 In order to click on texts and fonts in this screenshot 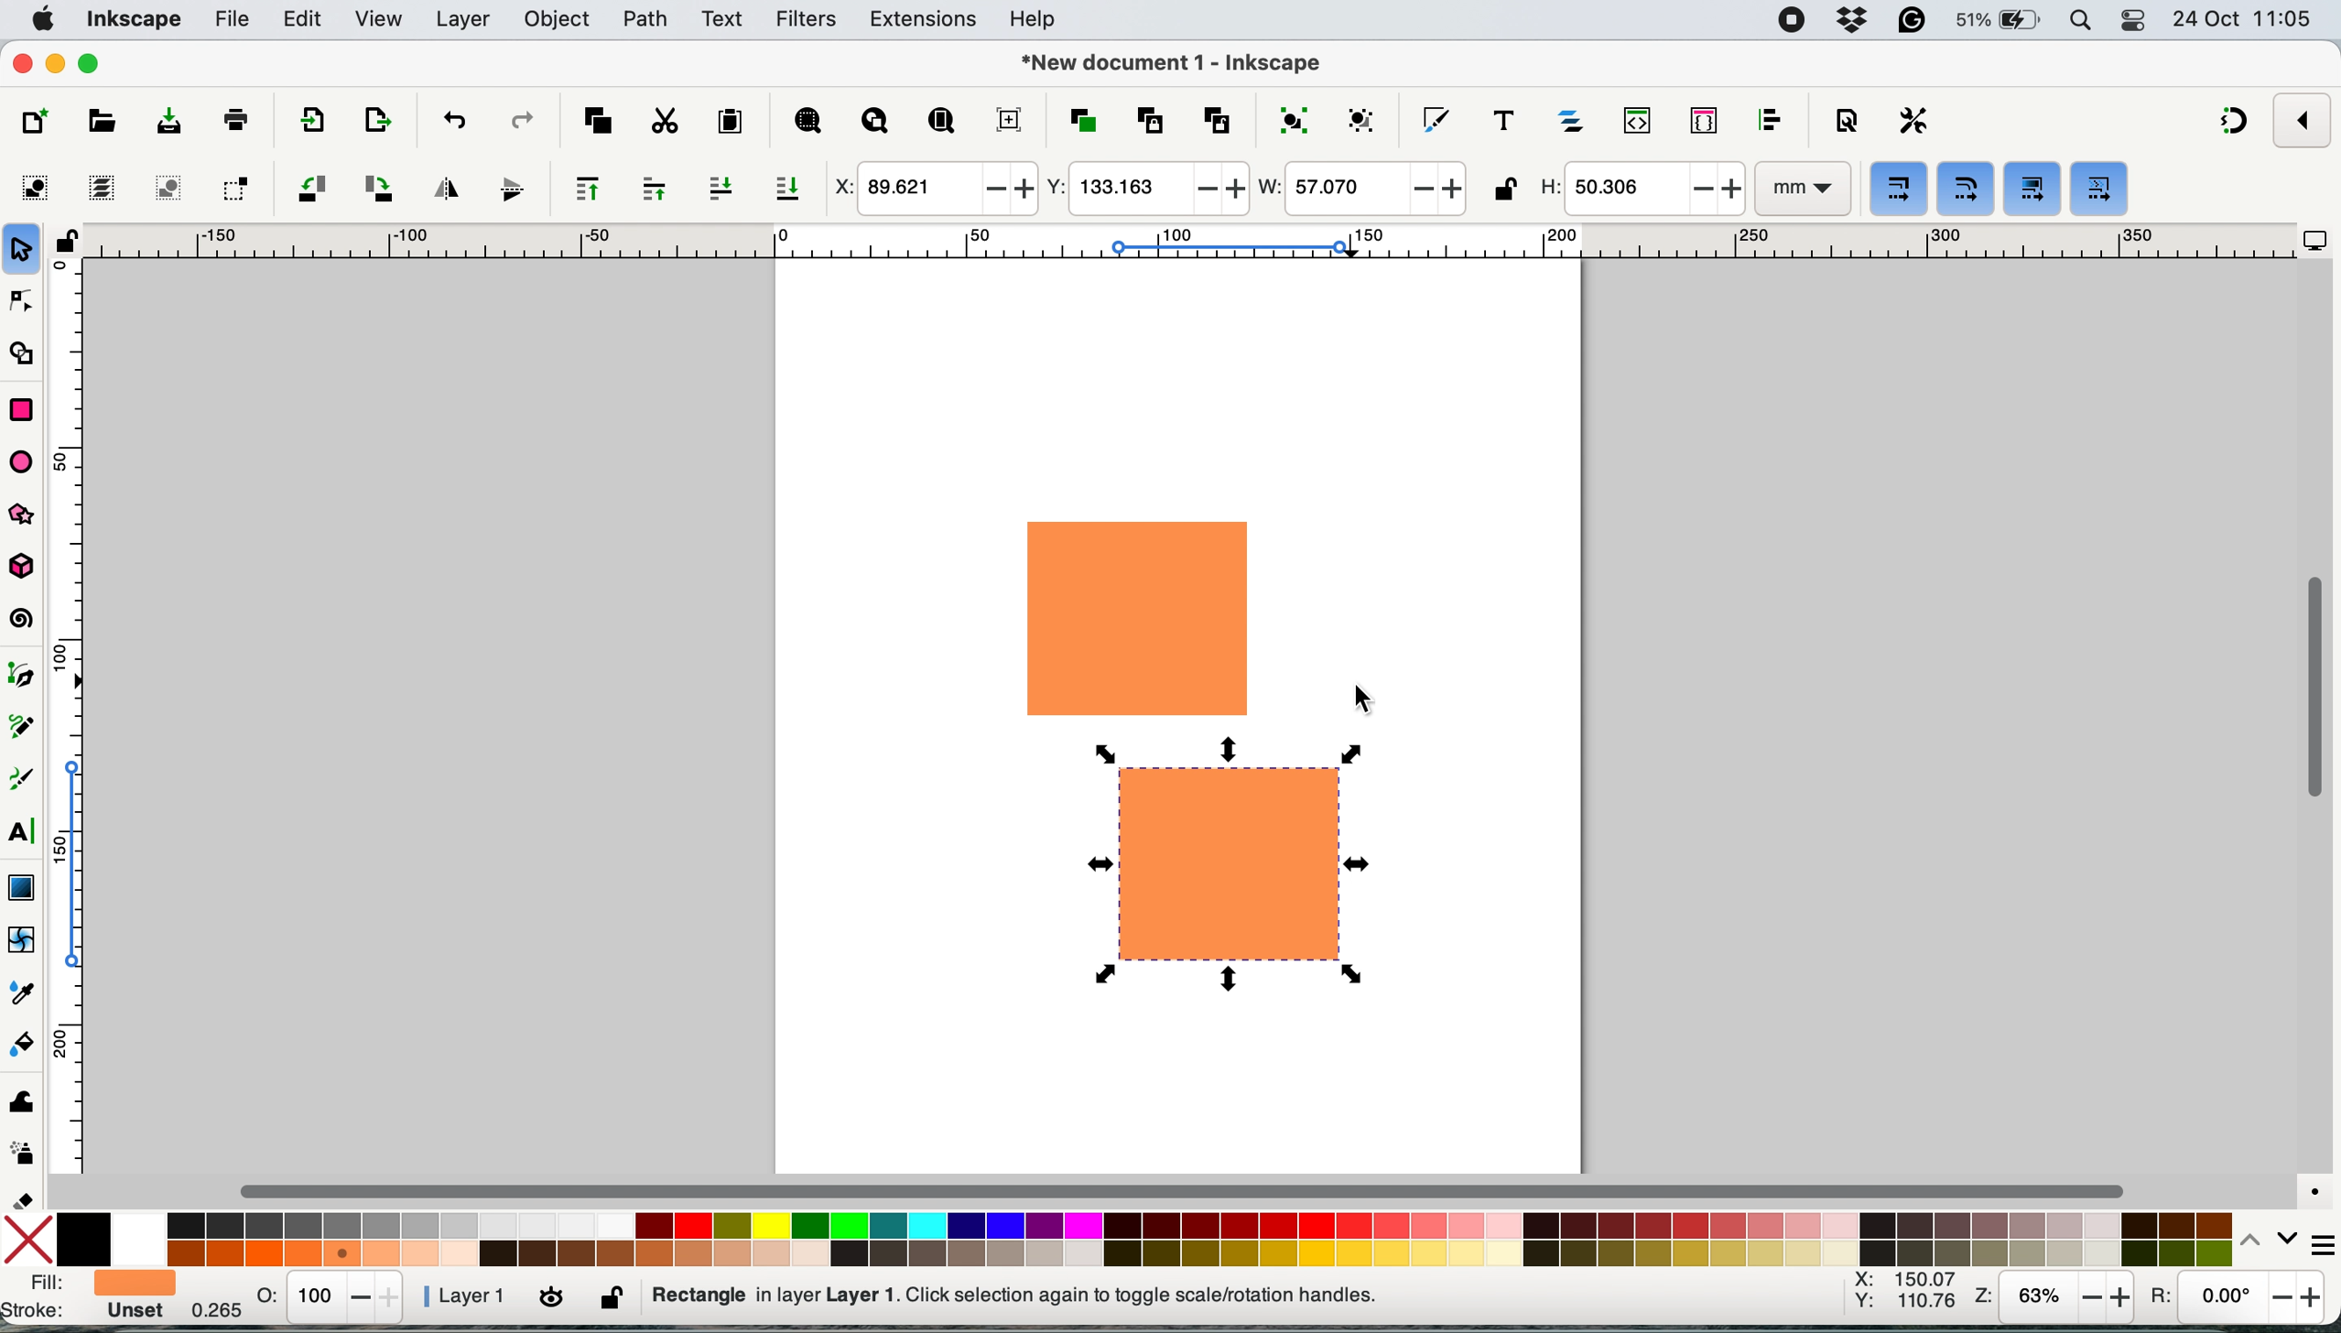, I will do `click(1503, 120)`.